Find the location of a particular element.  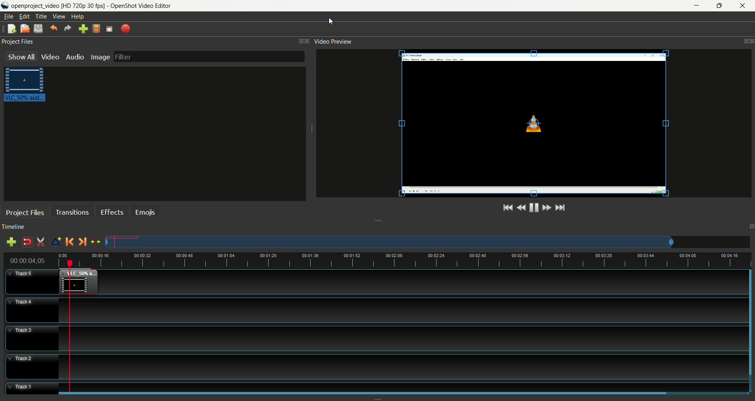

import file is located at coordinates (82, 29).